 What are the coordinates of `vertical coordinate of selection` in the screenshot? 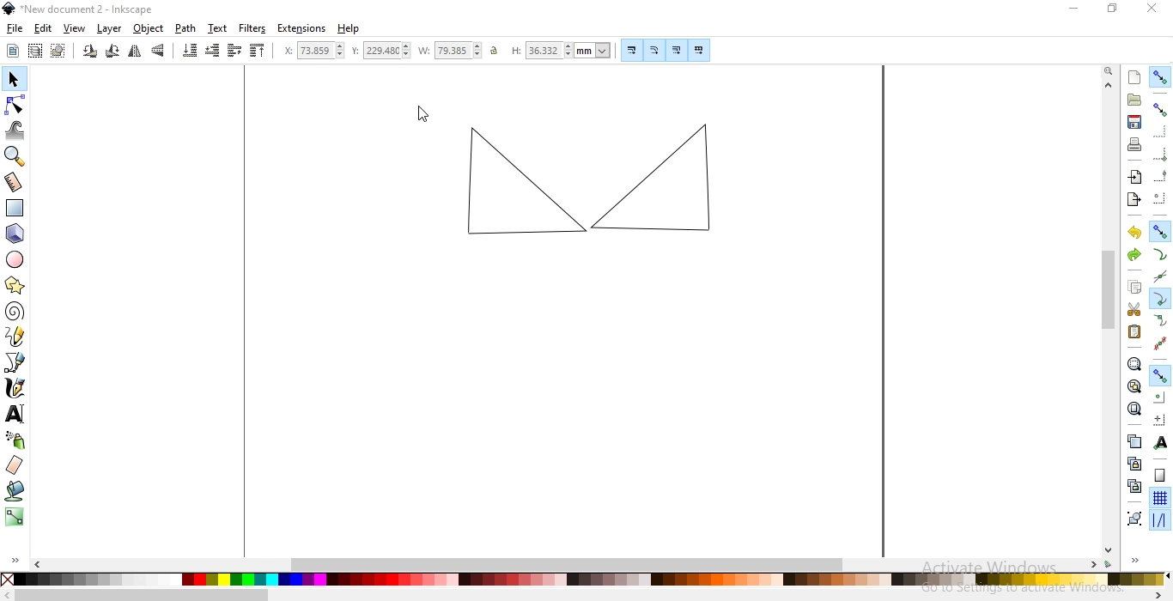 It's located at (380, 51).